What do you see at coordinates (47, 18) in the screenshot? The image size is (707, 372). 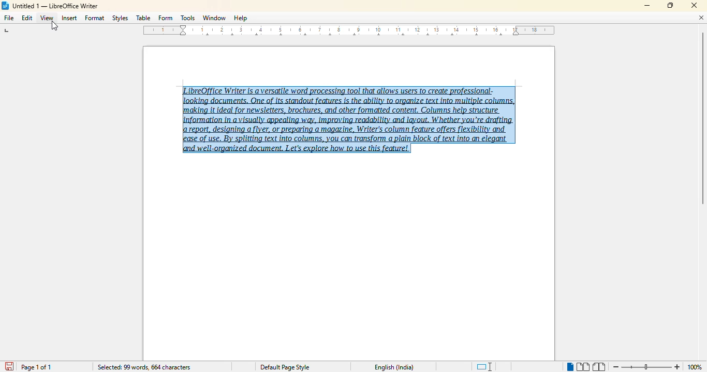 I see `view` at bounding box center [47, 18].